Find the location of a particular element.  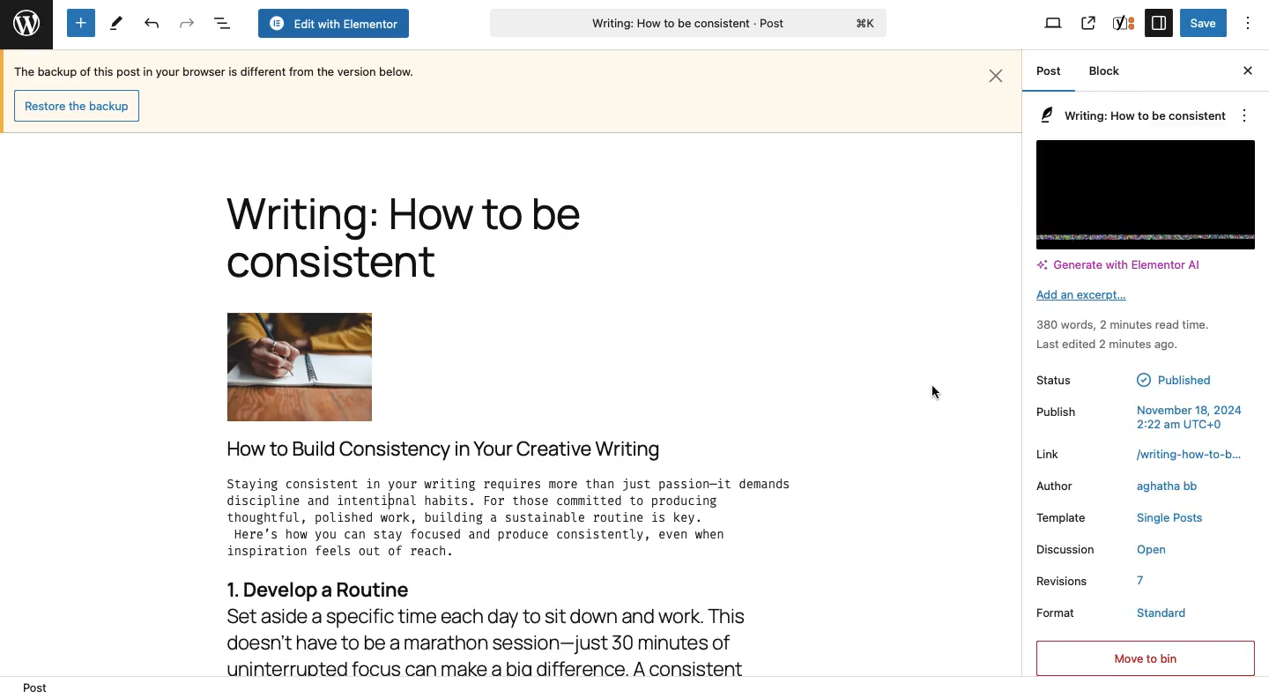

Blank Space is located at coordinates (1147, 192).